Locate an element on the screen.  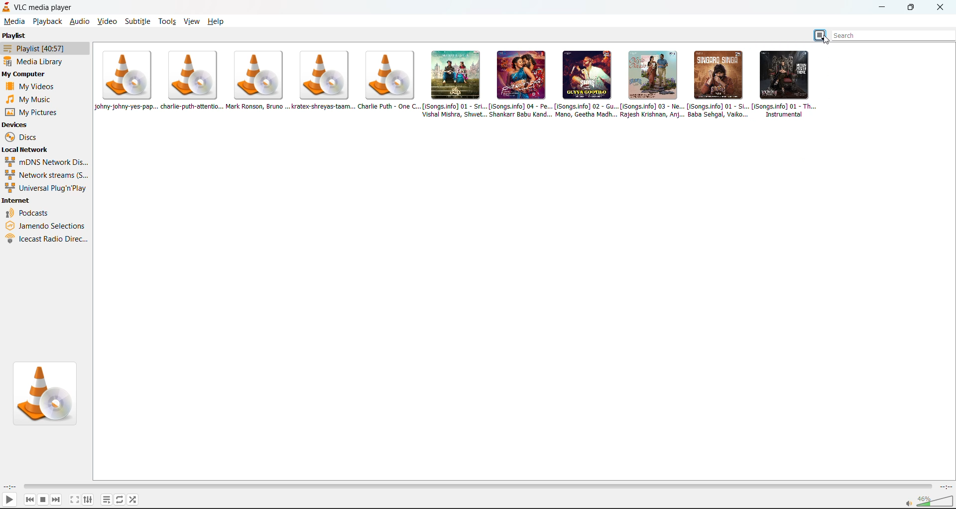
volume is located at coordinates (929, 502).